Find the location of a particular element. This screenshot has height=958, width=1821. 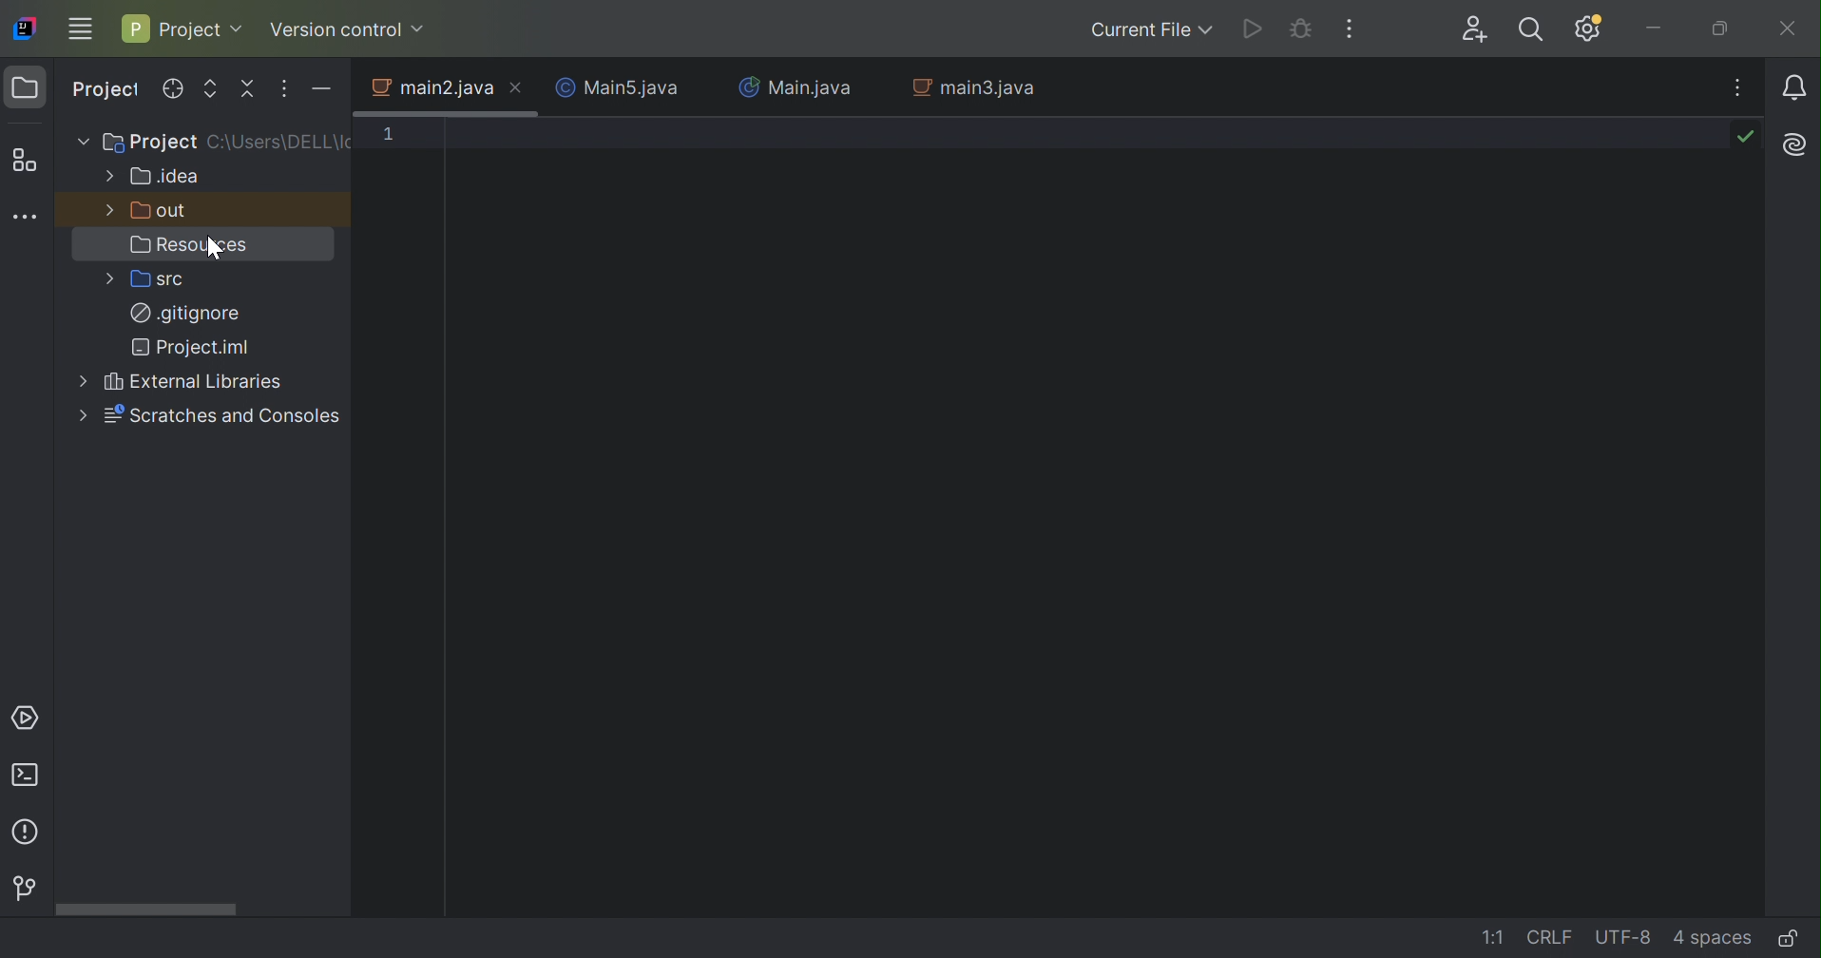

Structure is located at coordinates (28, 159).